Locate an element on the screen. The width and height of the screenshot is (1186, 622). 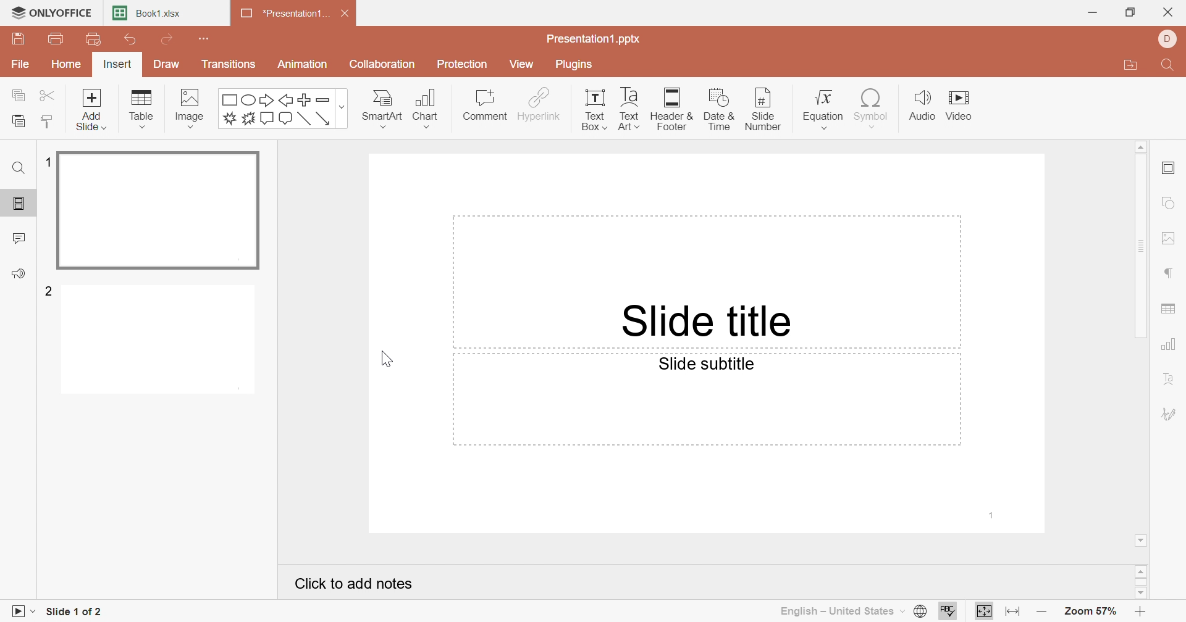
Plugins is located at coordinates (575, 64).